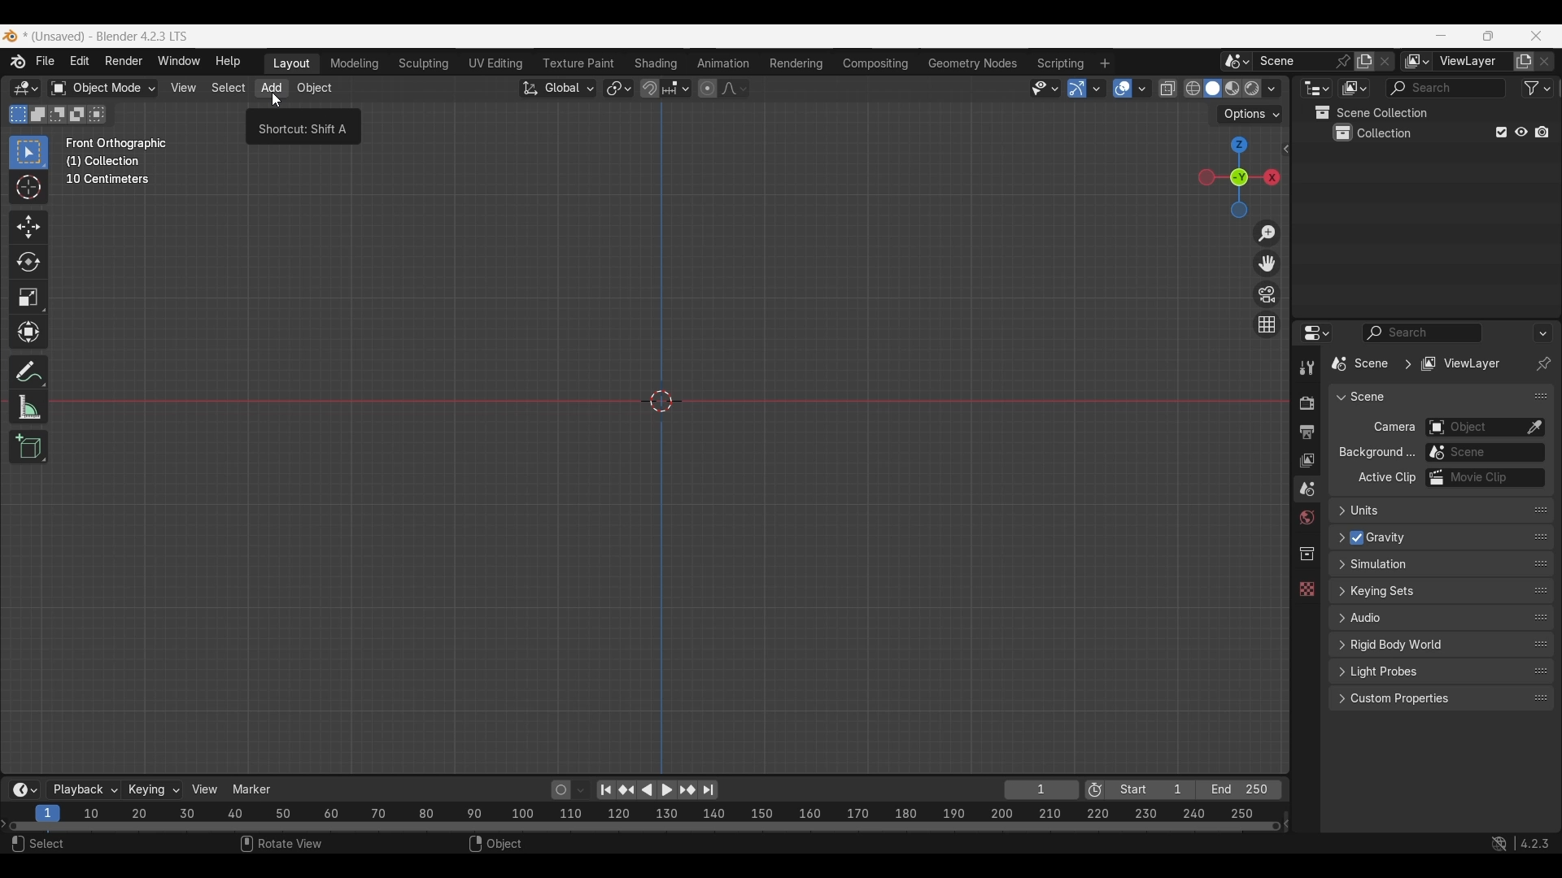 This screenshot has height=878, width=1562. Describe the element at coordinates (1285, 149) in the screenshot. I see `Click to see more edit options` at that location.